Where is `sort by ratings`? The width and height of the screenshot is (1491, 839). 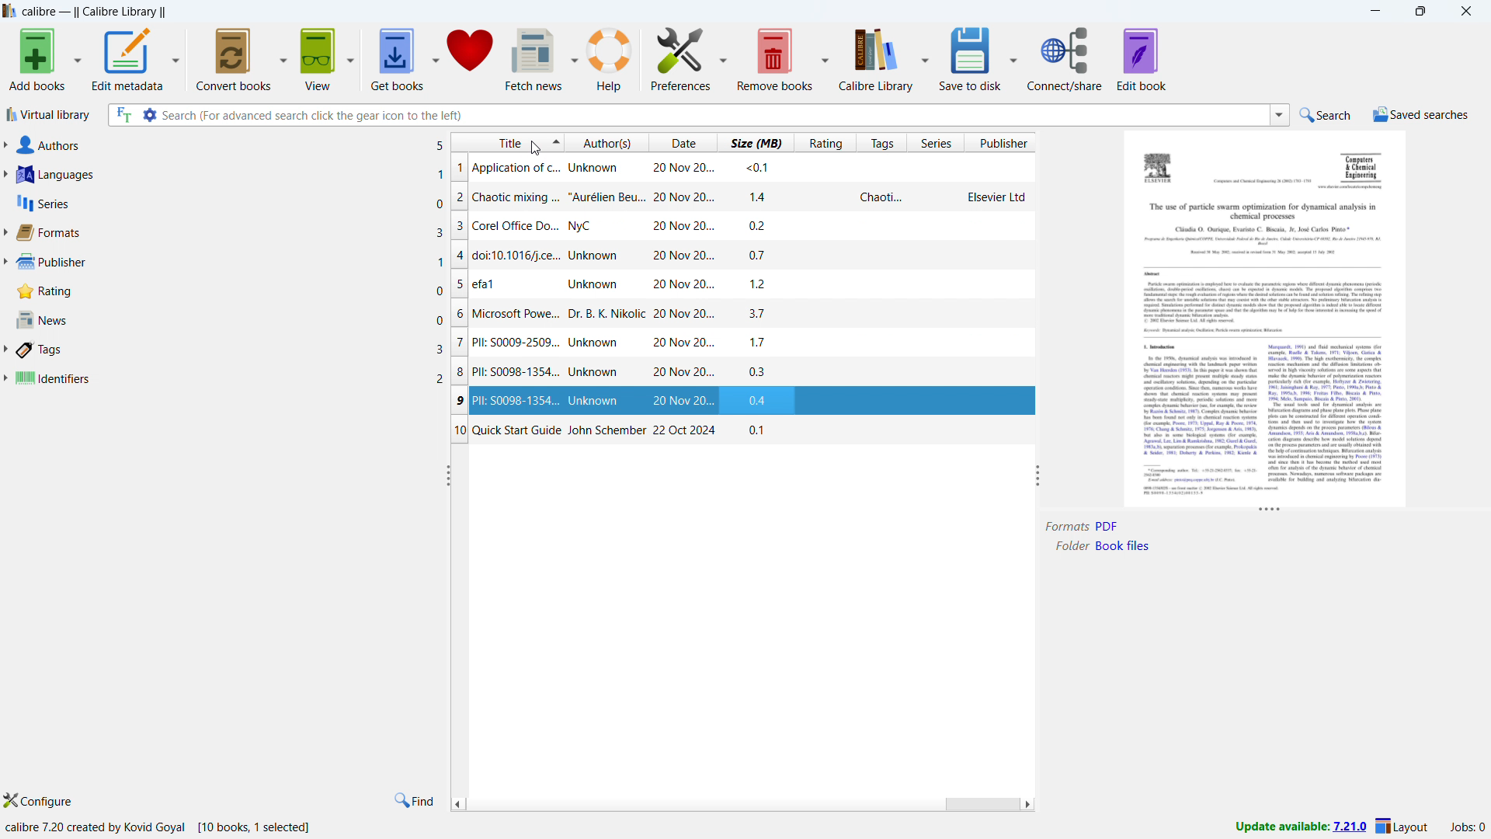
sort by ratings is located at coordinates (827, 143).